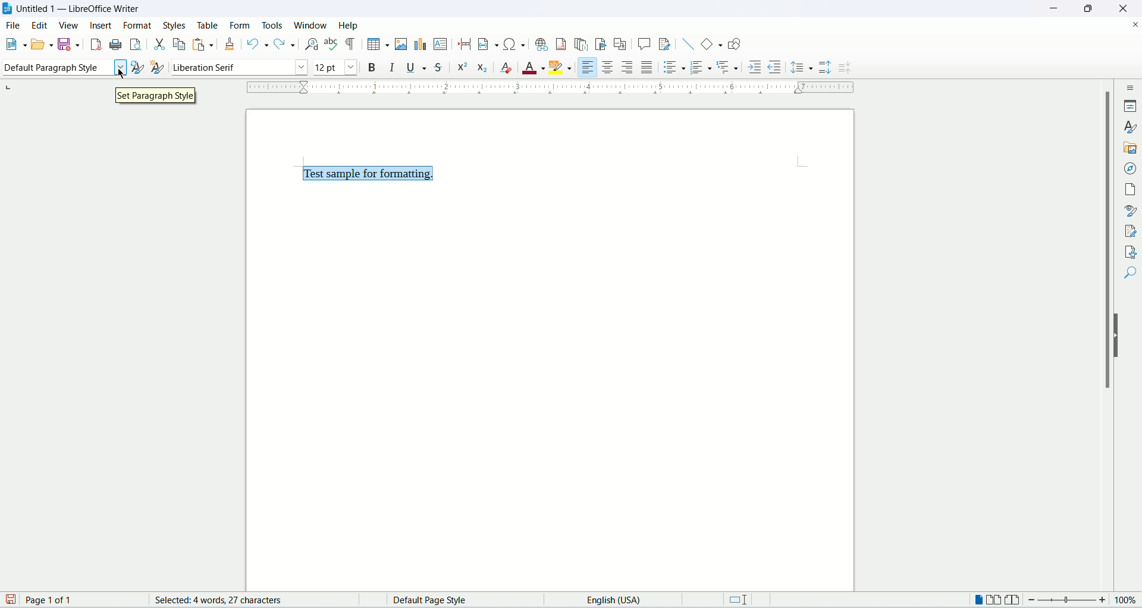  What do you see at coordinates (199, 44) in the screenshot?
I see `paste` at bounding box center [199, 44].